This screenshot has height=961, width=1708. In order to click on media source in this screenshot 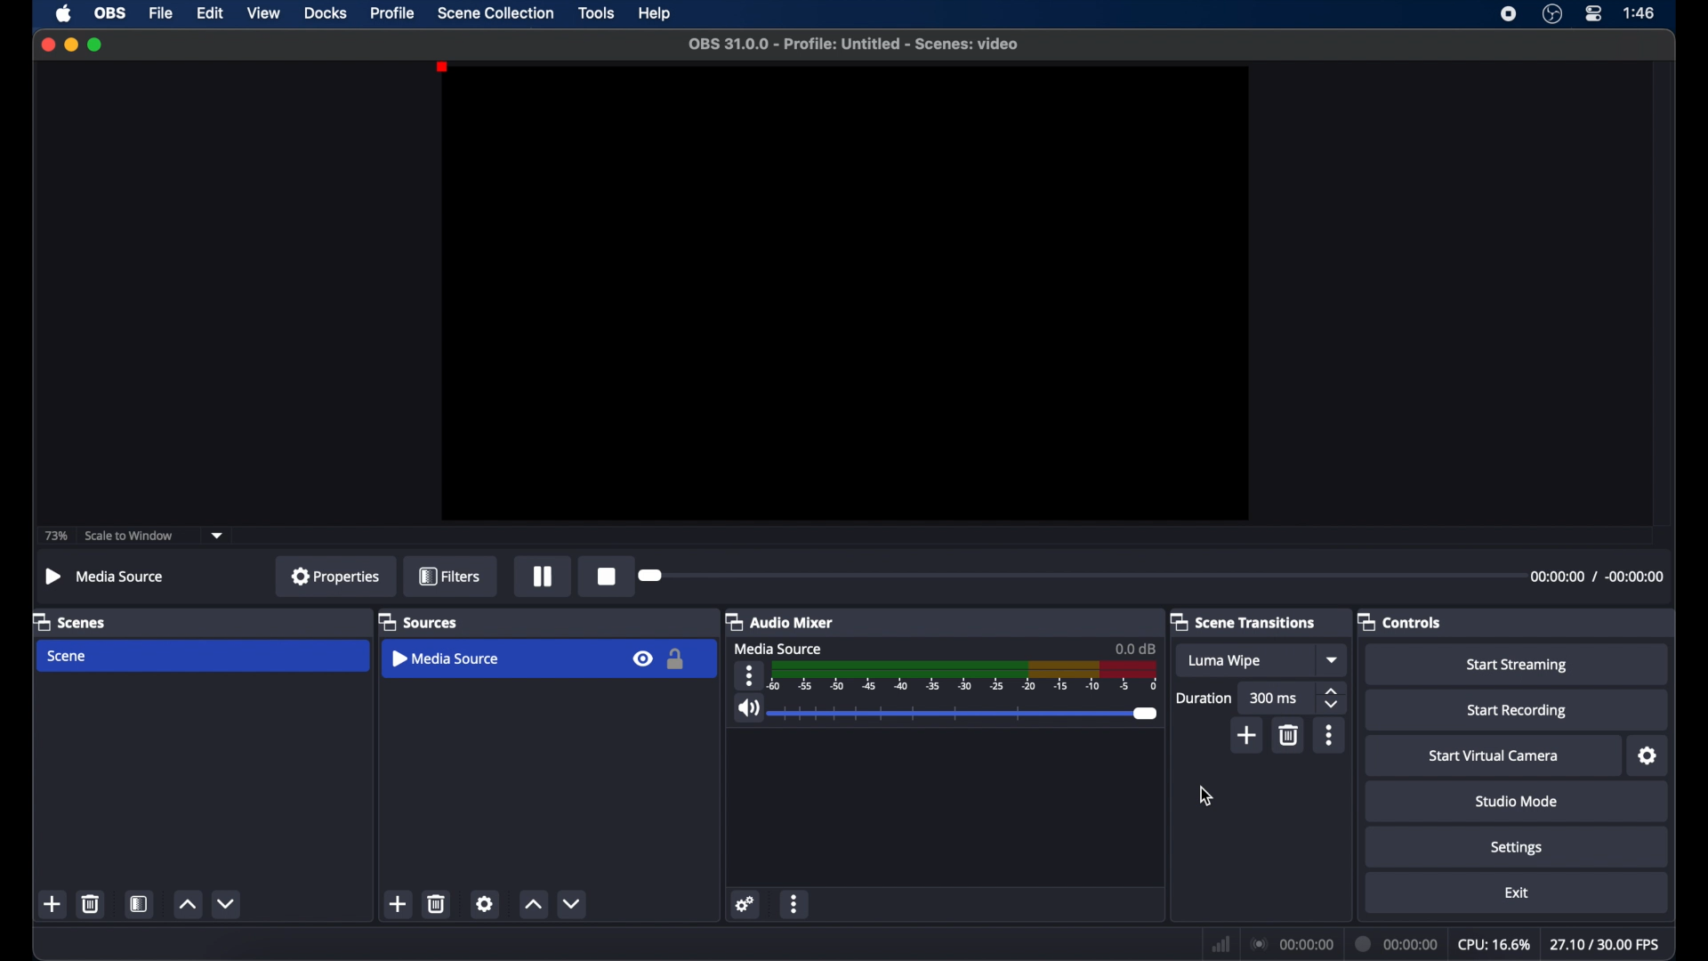, I will do `click(779, 649)`.